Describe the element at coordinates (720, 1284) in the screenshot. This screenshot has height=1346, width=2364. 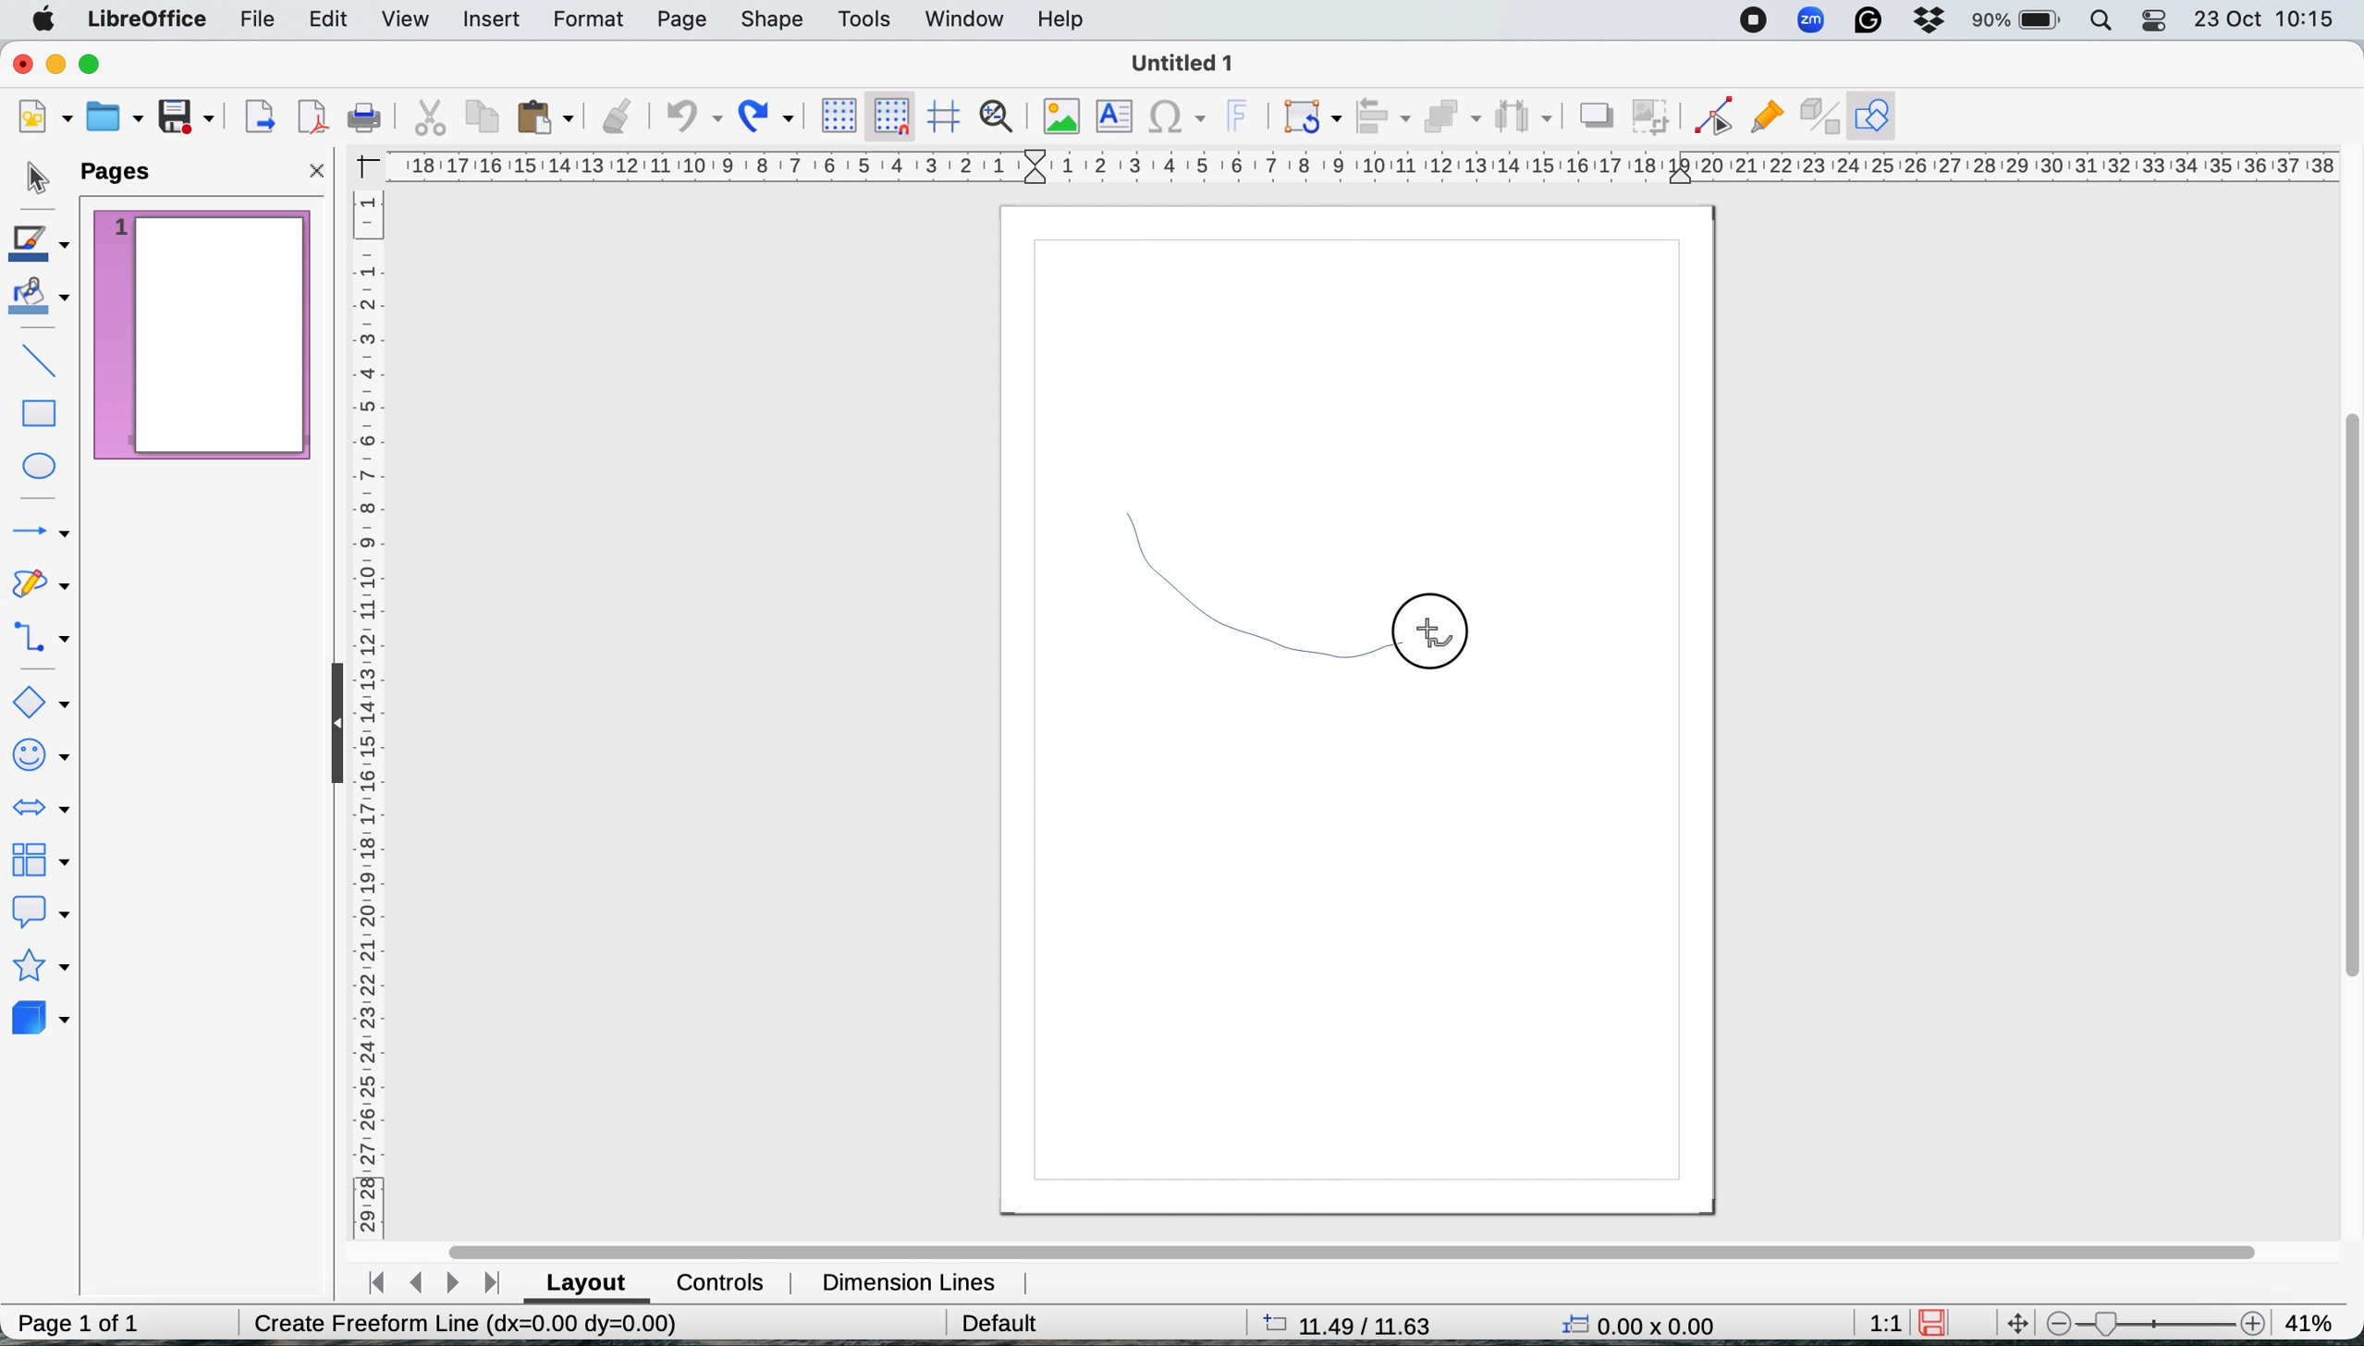
I see `controls` at that location.